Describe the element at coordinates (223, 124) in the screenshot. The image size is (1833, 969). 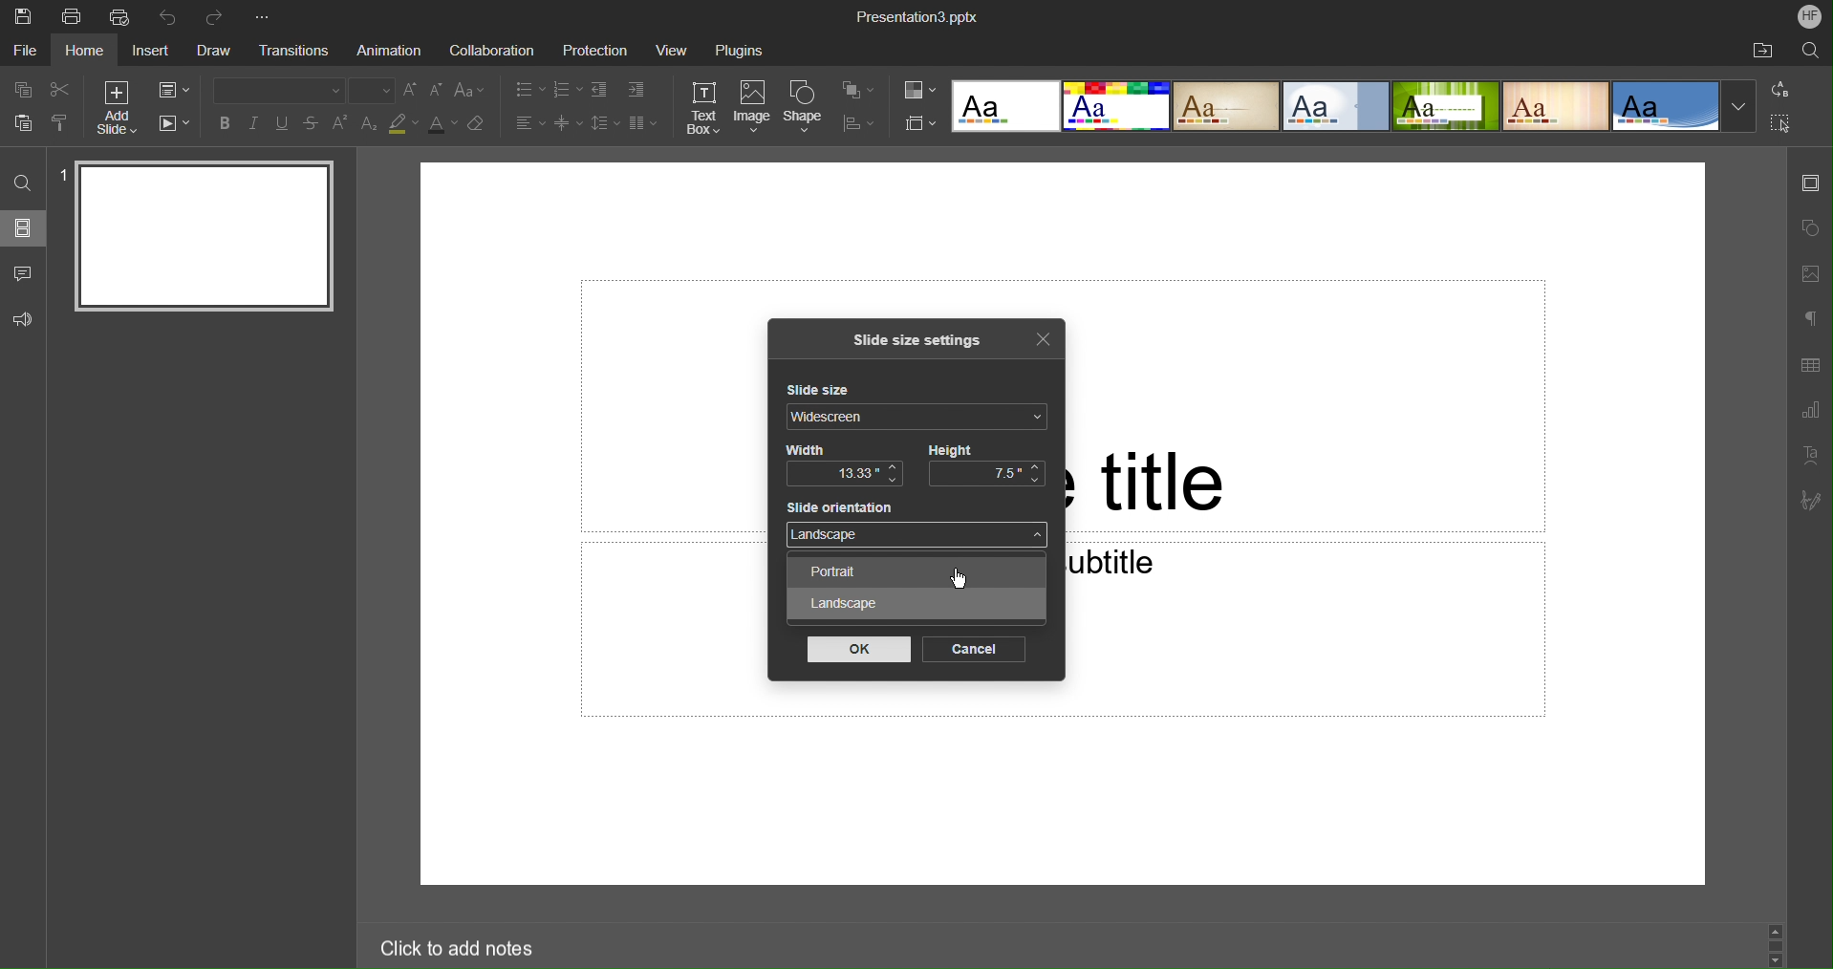
I see `Bold` at that location.